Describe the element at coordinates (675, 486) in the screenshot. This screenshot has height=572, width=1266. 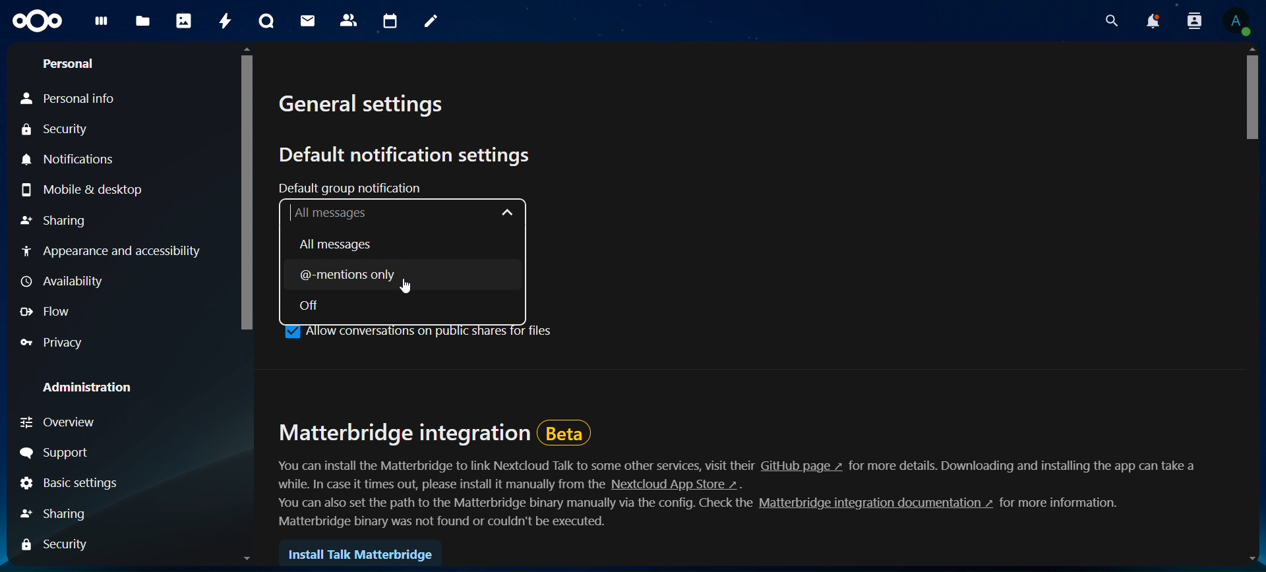
I see `hyperlink` at that location.